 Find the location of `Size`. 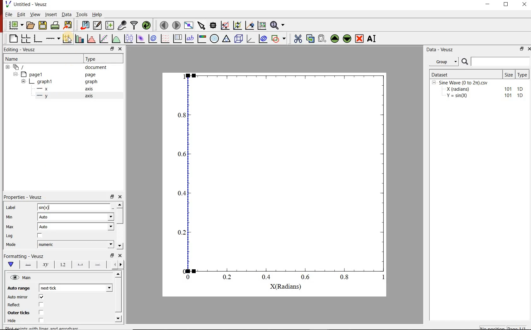

Size is located at coordinates (509, 74).